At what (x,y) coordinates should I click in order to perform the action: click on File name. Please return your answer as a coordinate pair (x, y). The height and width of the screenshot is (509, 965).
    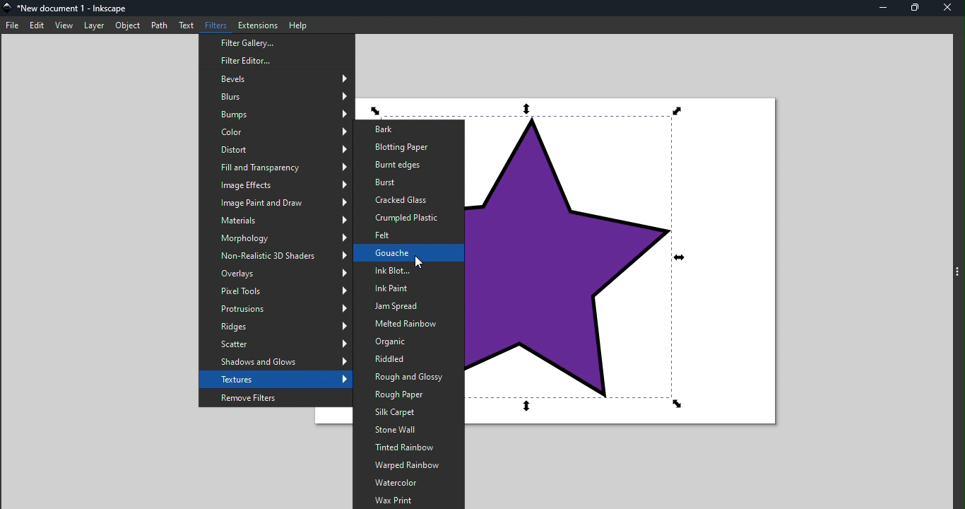
    Looking at the image, I should click on (68, 7).